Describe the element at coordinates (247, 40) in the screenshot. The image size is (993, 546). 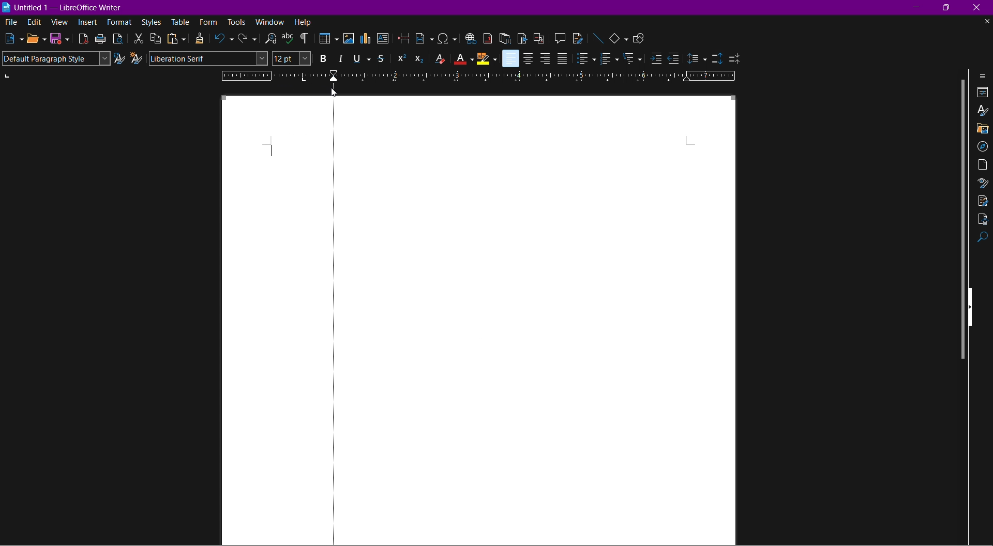
I see `Redo` at that location.